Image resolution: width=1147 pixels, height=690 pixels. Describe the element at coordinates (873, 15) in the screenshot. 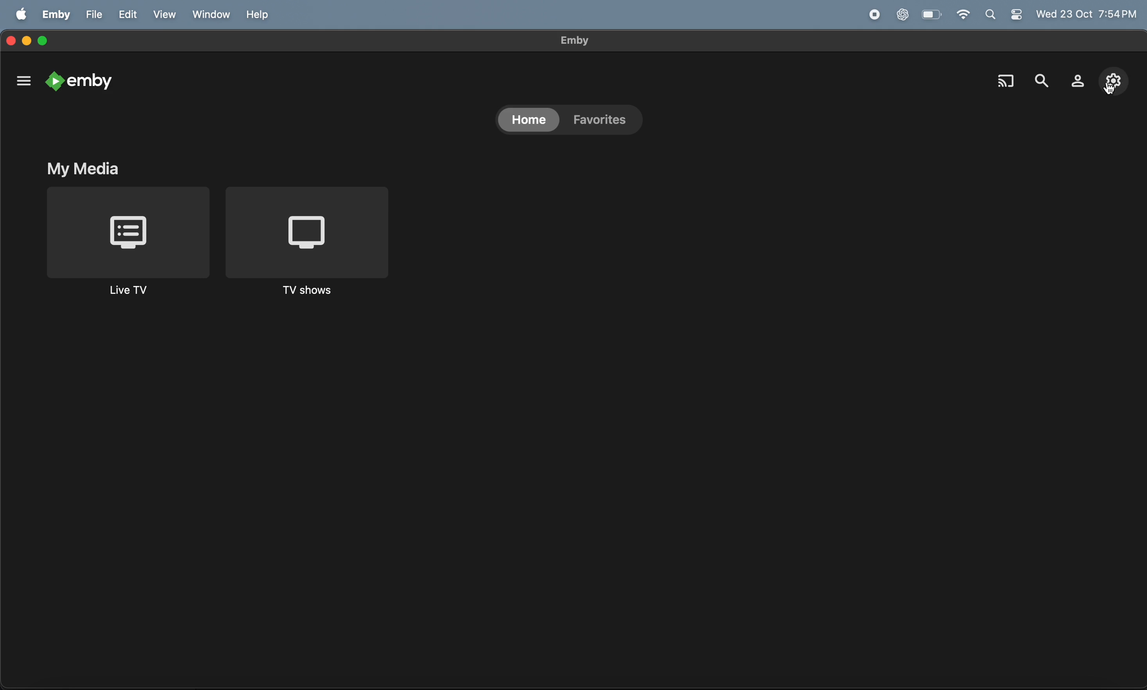

I see `record` at that location.